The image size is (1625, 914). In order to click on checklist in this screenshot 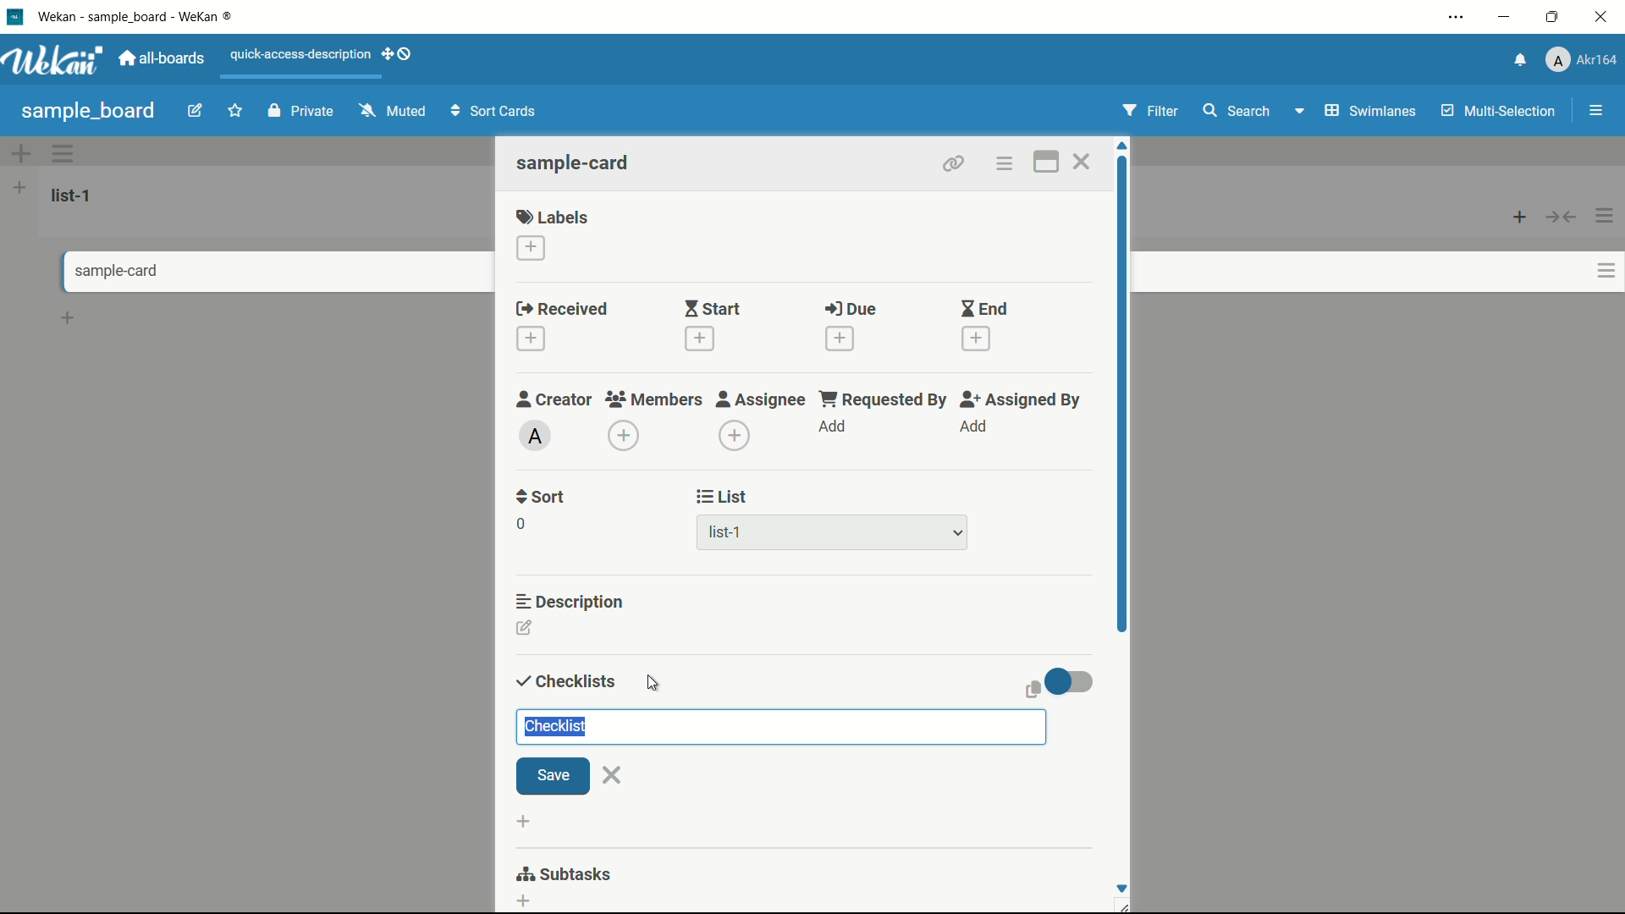, I will do `click(563, 682)`.